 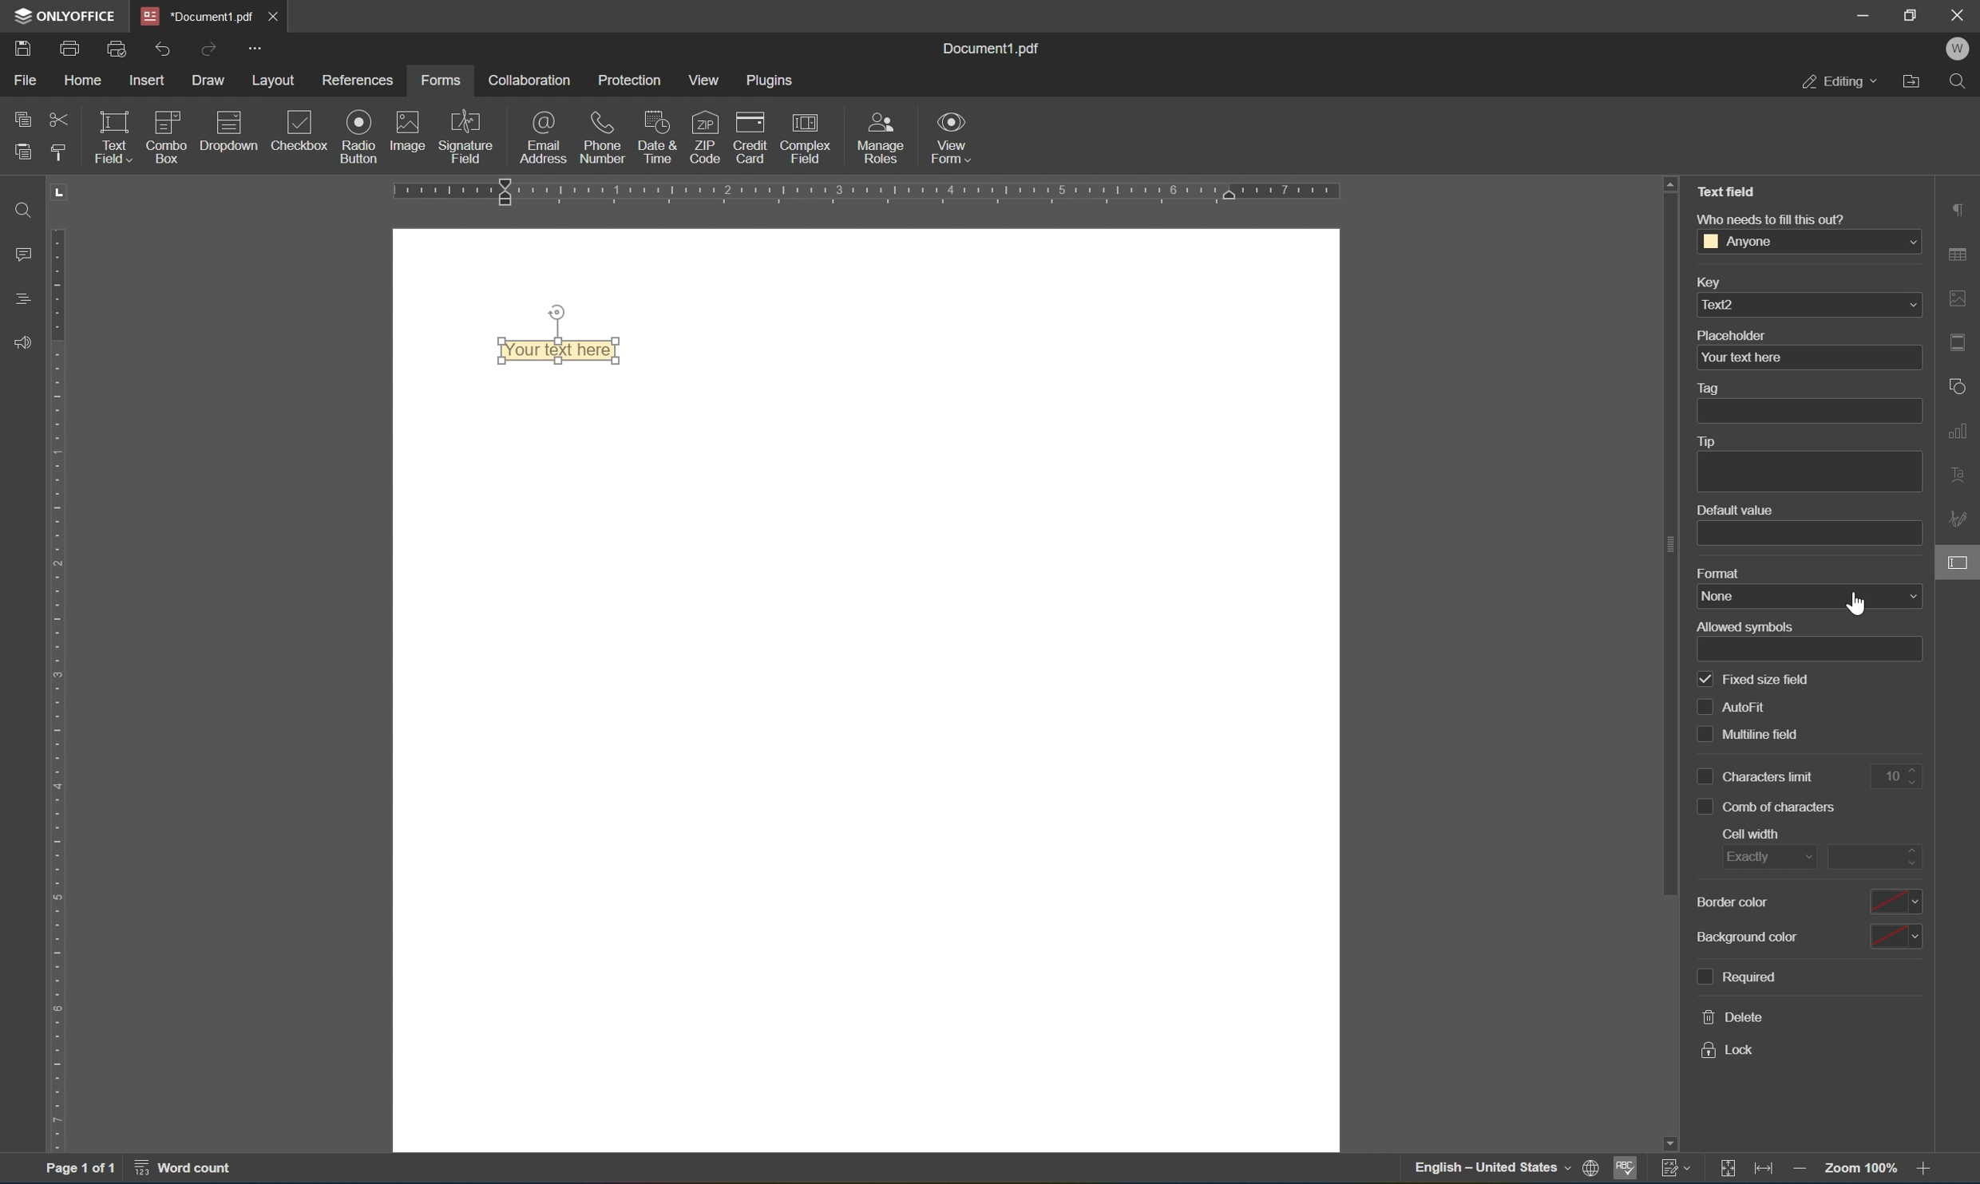 What do you see at coordinates (1505, 1170) in the screenshot?
I see `set document language` at bounding box center [1505, 1170].